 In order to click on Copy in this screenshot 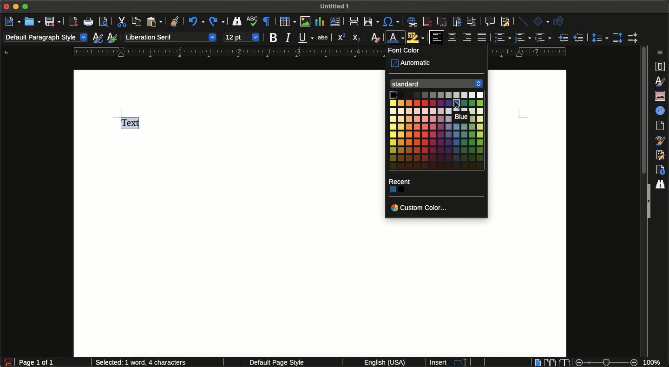, I will do `click(135, 21)`.